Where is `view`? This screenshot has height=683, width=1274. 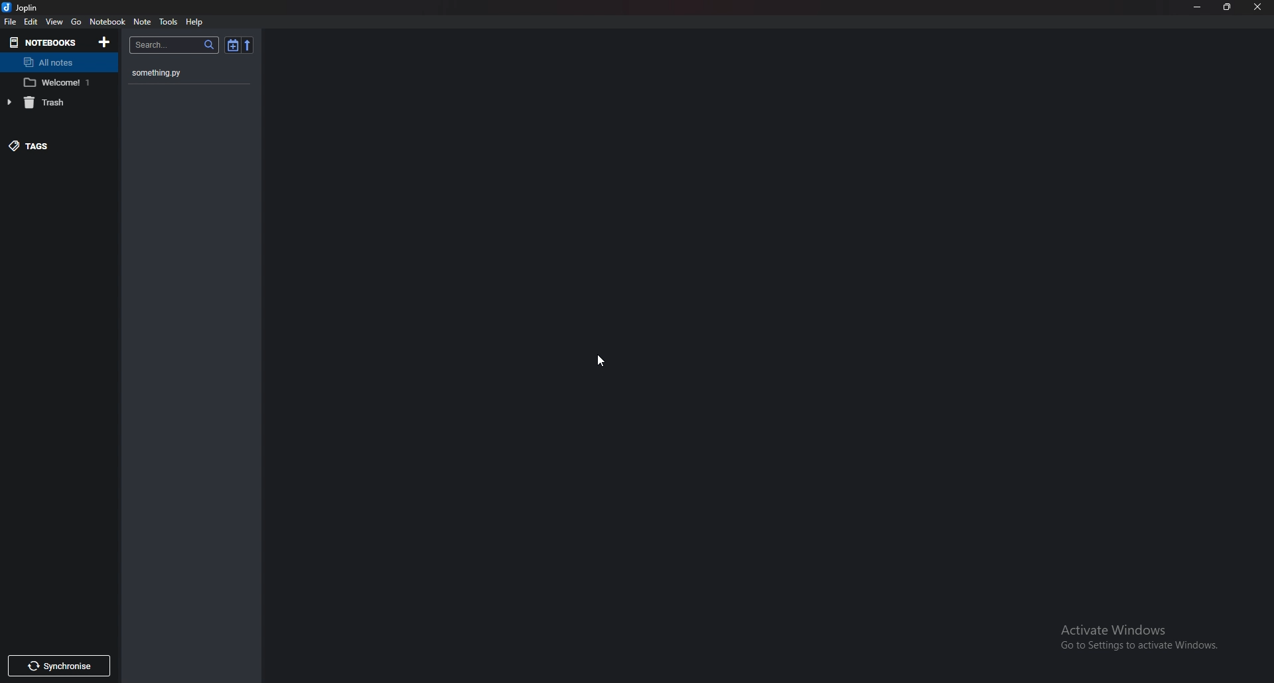
view is located at coordinates (54, 21).